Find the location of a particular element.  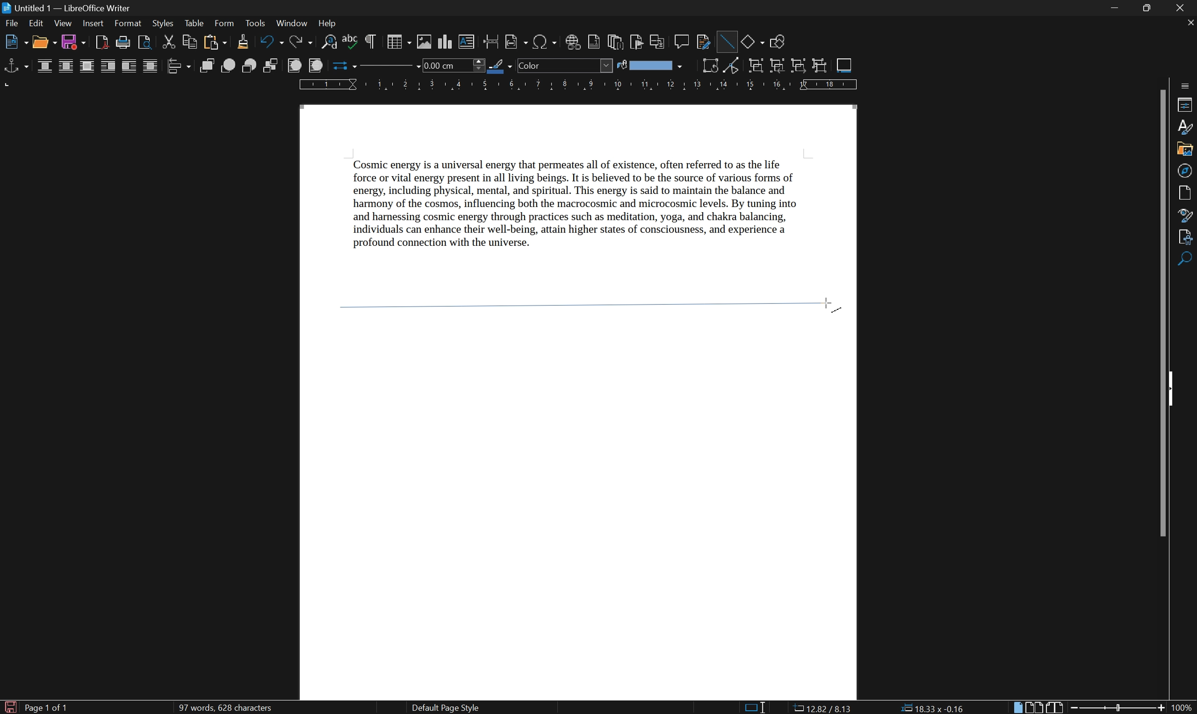

English (India) is located at coordinates (628, 708).